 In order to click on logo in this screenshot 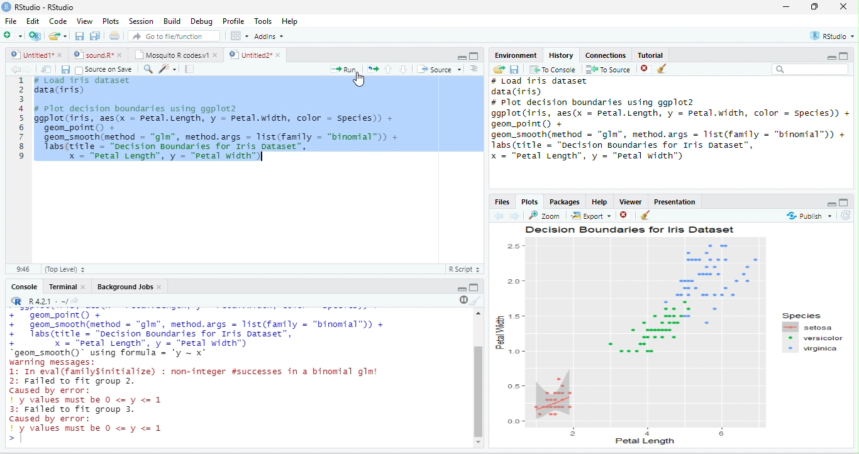, I will do `click(6, 7)`.